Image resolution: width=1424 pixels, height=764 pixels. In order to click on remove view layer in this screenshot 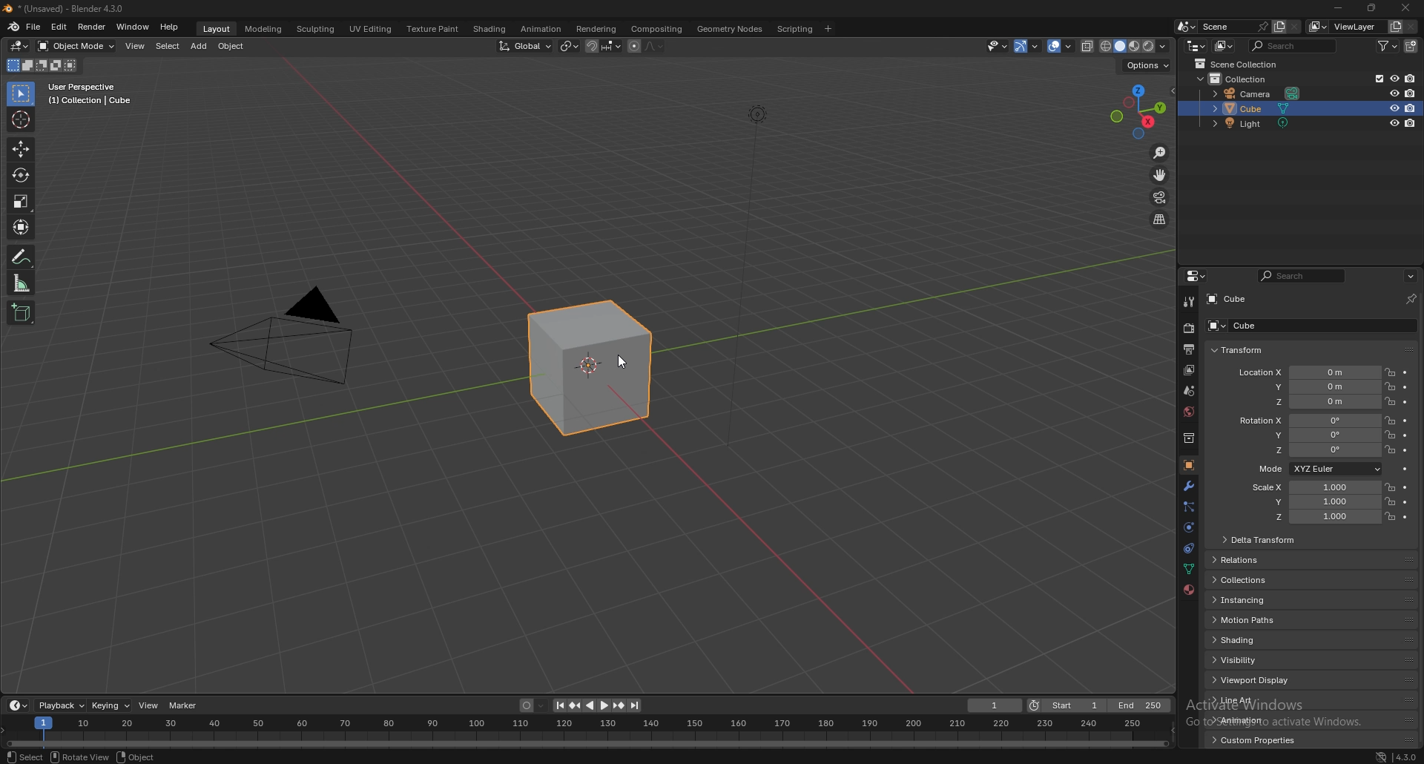, I will do `click(1411, 27)`.